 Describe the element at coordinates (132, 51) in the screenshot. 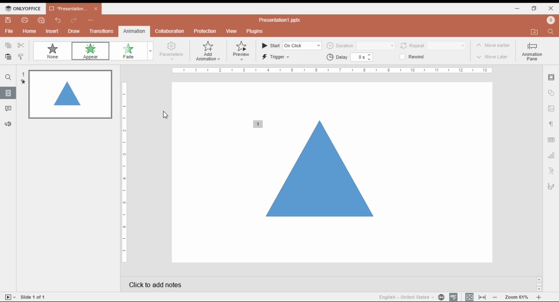

I see `fade` at that location.